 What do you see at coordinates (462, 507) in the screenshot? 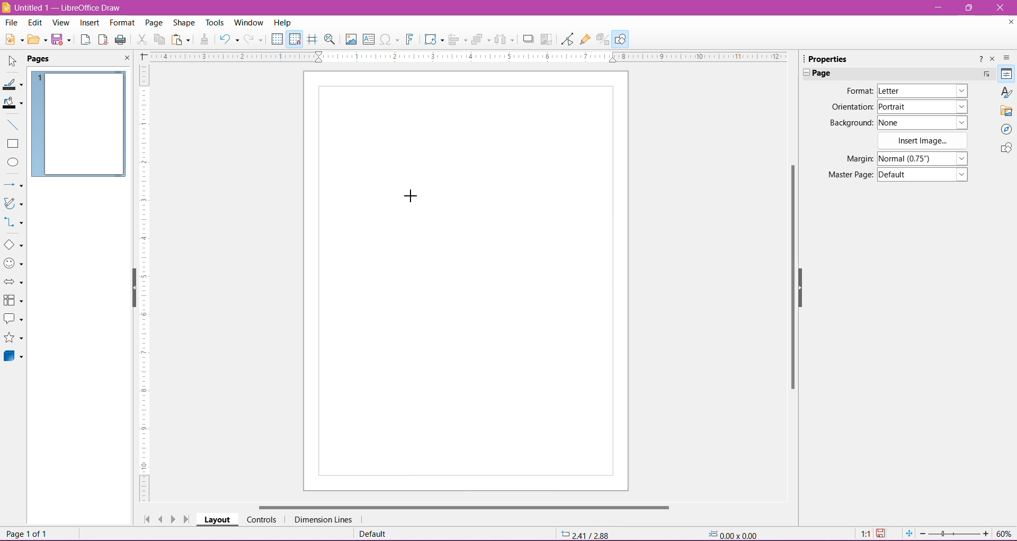
I see `Horizontal Scroll Bar` at bounding box center [462, 507].